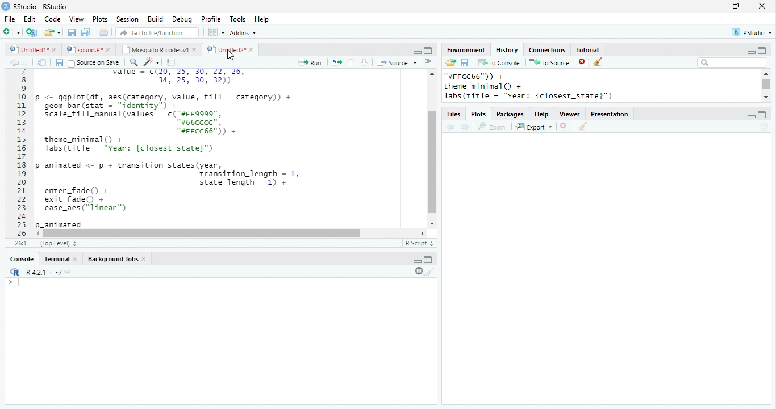 The height and width of the screenshot is (409, 776). I want to click on close, so click(762, 6).